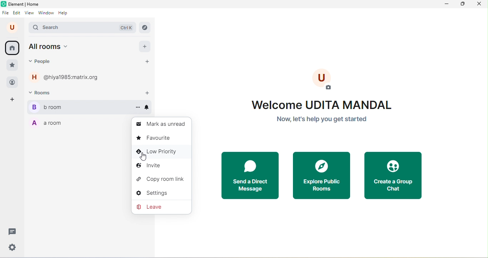  I want to click on rooms, so click(50, 92).